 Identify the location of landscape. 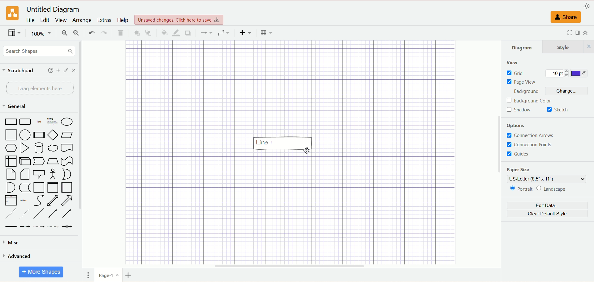
(551, 190).